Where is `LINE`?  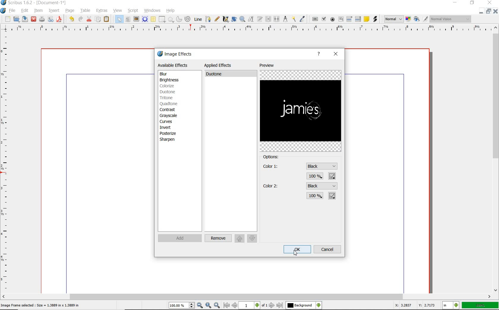 LINE is located at coordinates (198, 20).